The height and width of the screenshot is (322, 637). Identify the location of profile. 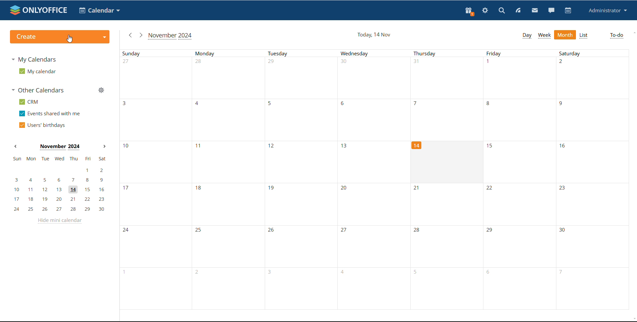
(608, 10).